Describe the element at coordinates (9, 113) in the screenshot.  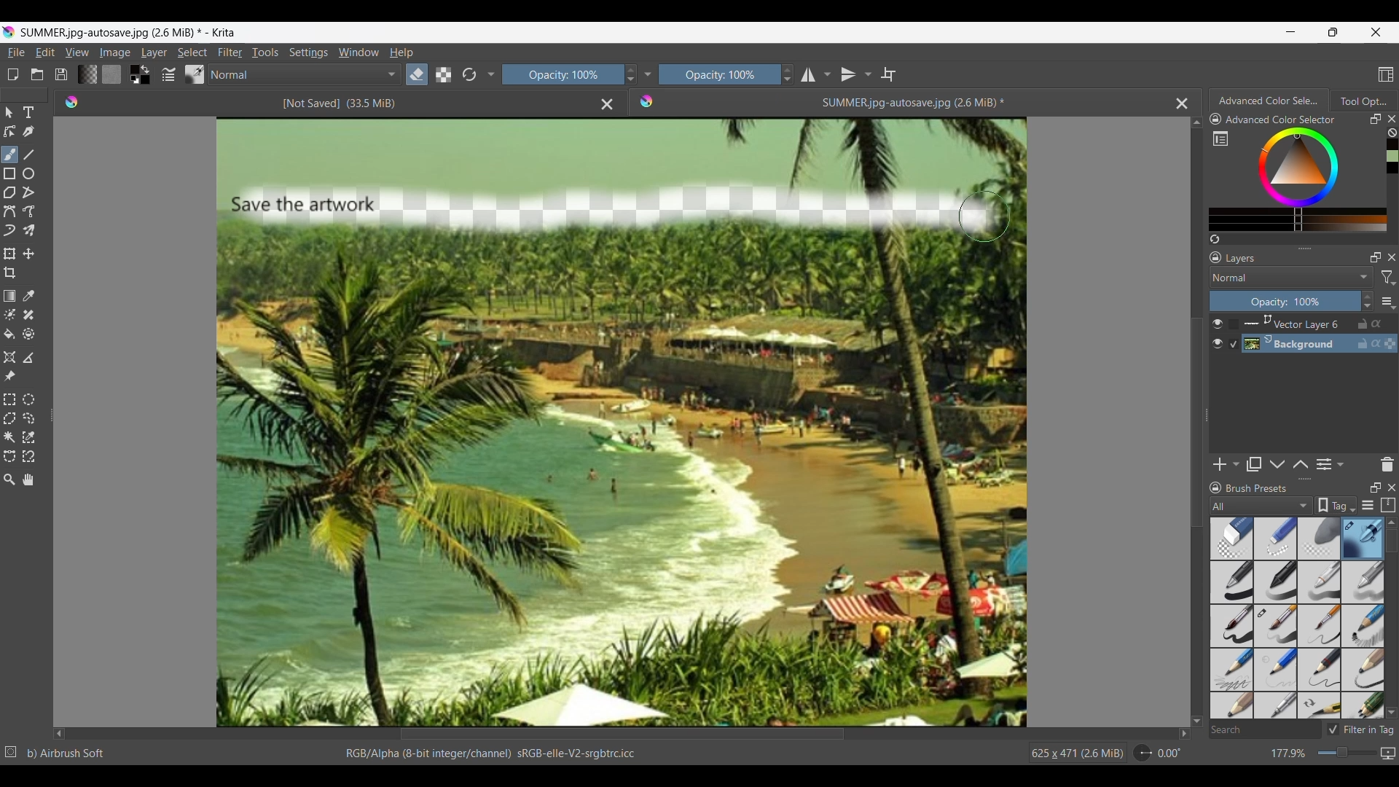
I see `Select shapes tool` at that location.